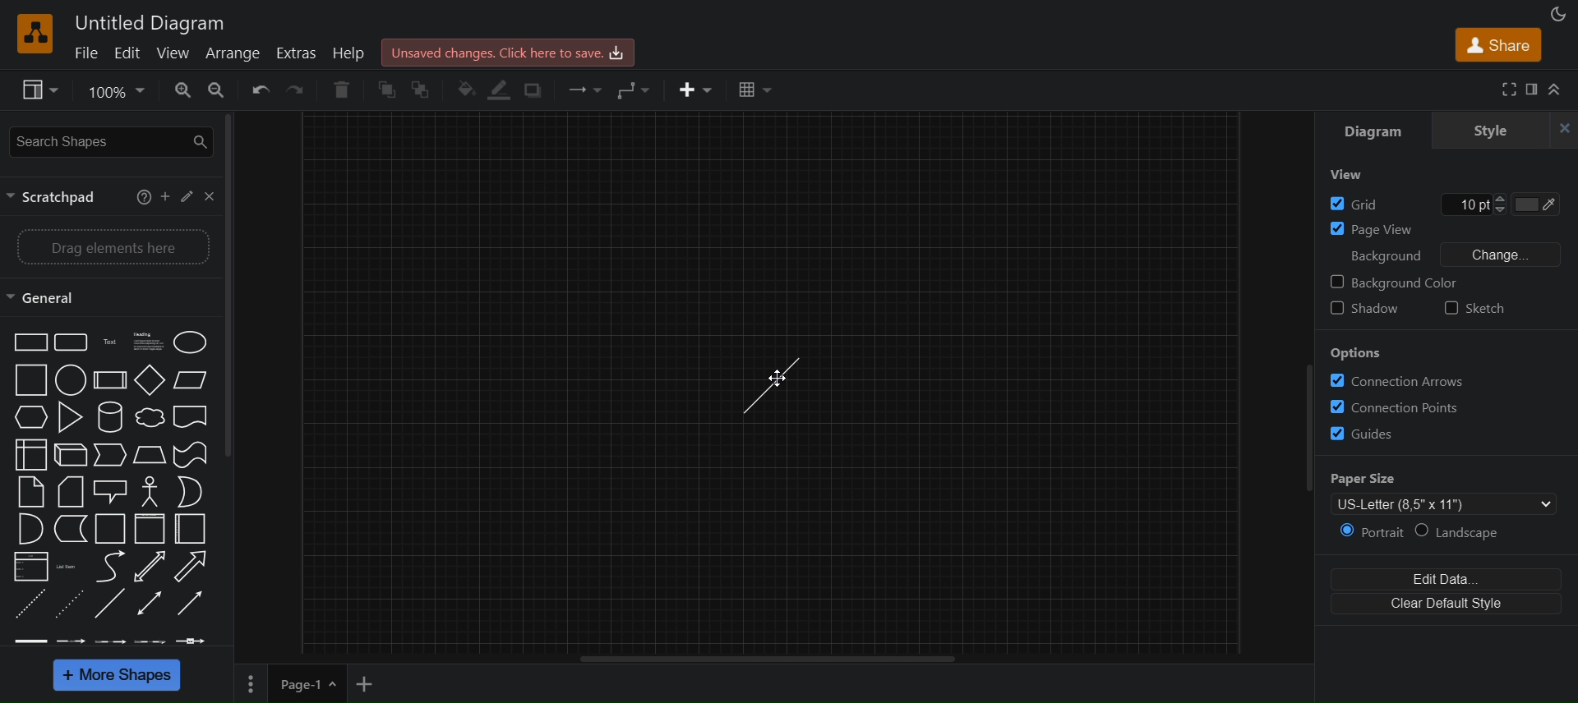 This screenshot has width=1578, height=703. Describe the element at coordinates (1446, 254) in the screenshot. I see `background change` at that location.